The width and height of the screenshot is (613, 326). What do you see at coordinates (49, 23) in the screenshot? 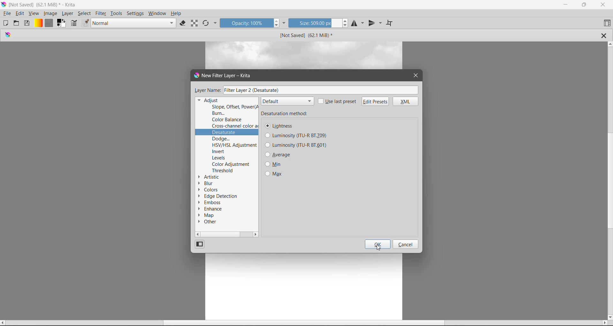
I see `Fill Patterns` at bounding box center [49, 23].